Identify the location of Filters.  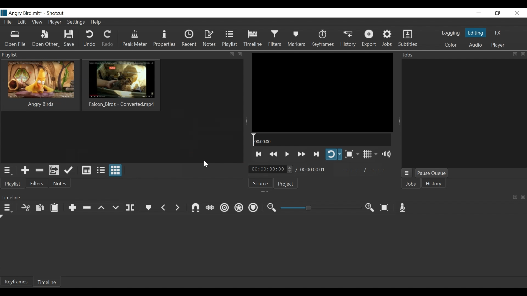
(38, 184).